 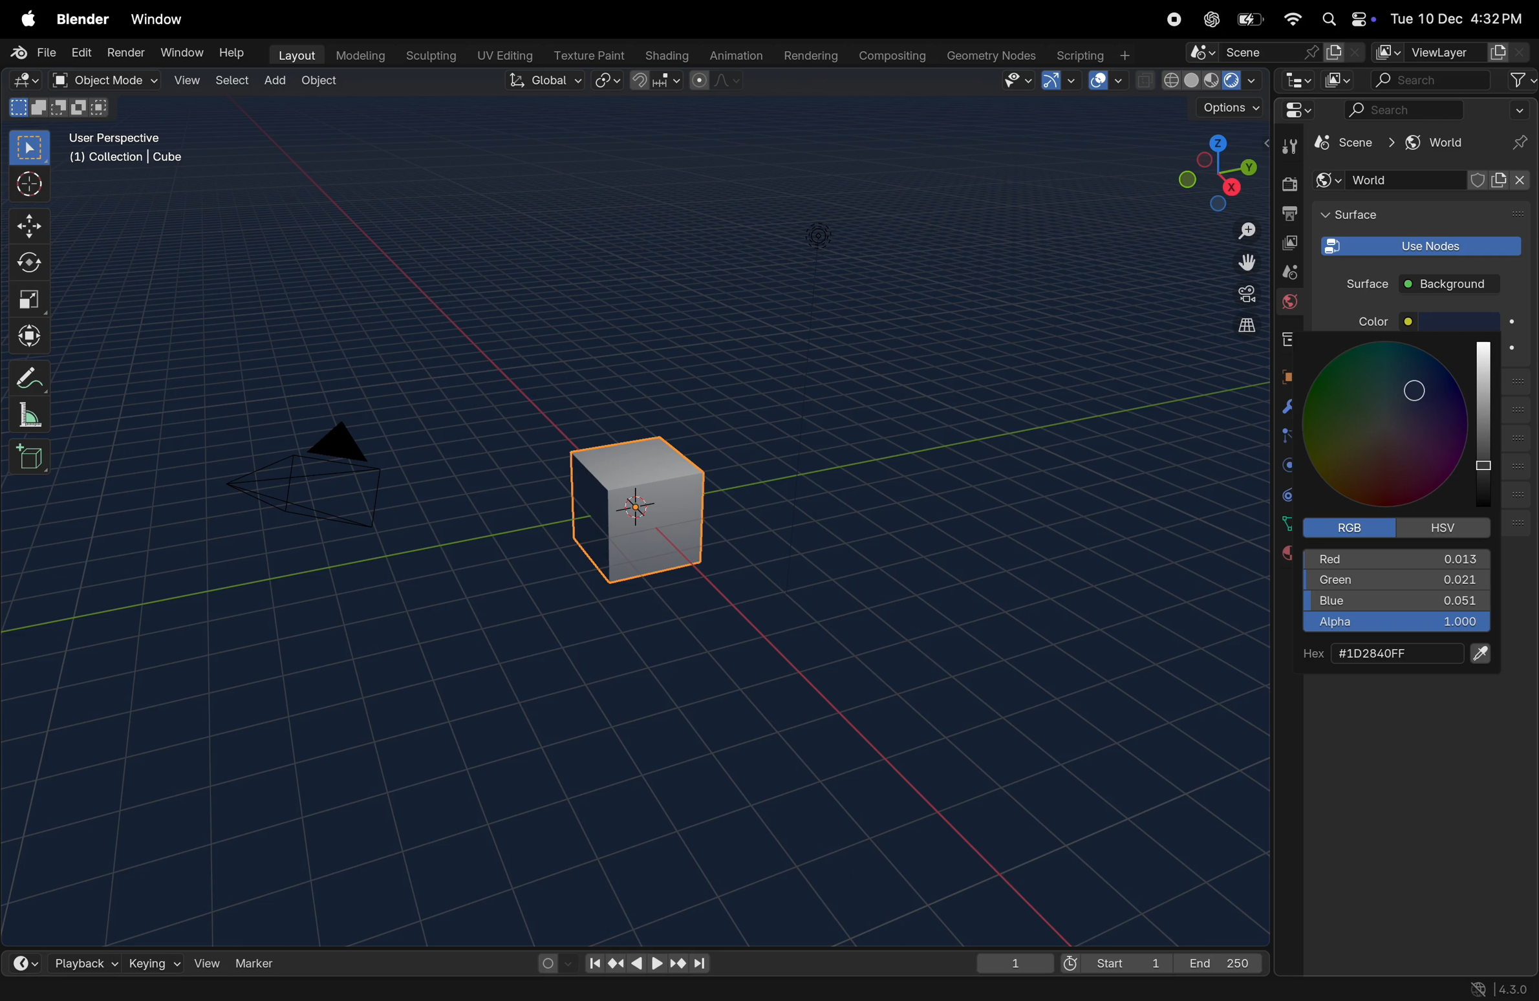 What do you see at coordinates (646, 503) in the screenshot?
I see `3d cube` at bounding box center [646, 503].